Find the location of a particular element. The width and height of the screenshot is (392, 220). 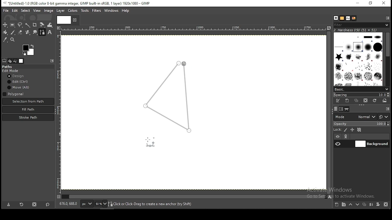

create a new layer group is located at coordinates (344, 205).